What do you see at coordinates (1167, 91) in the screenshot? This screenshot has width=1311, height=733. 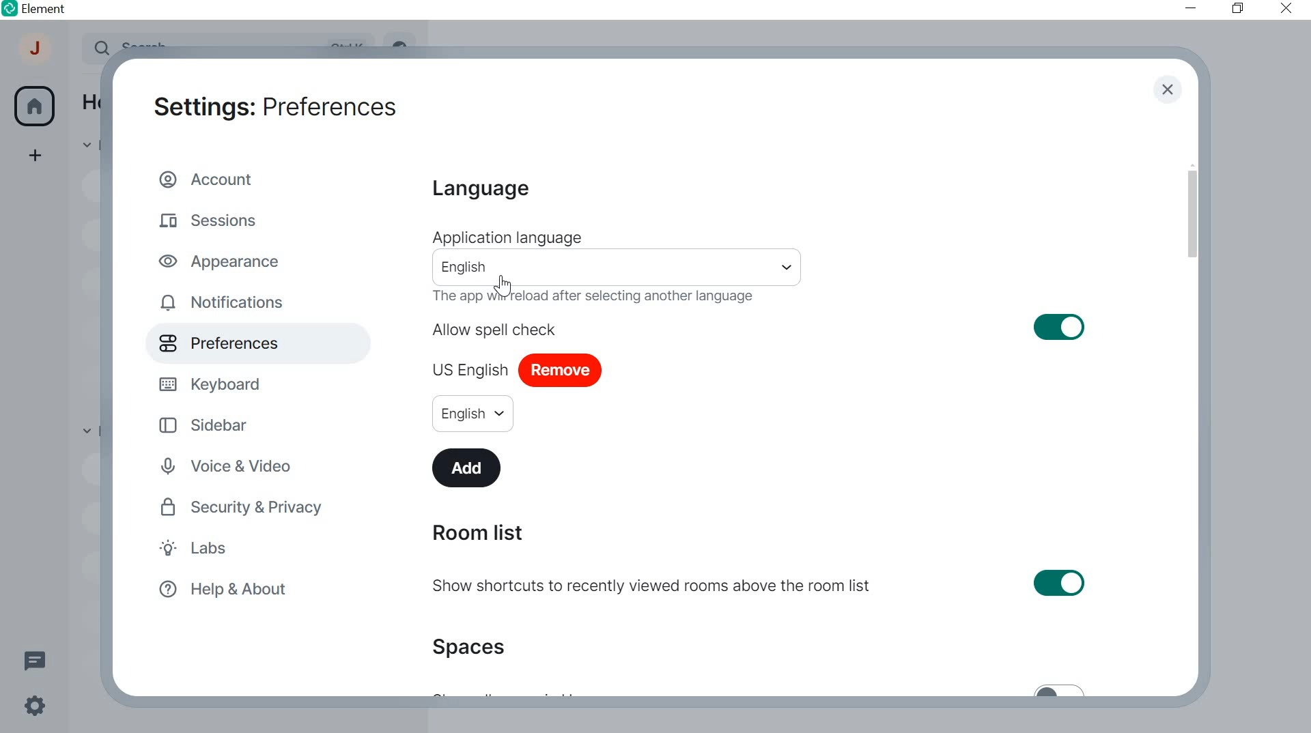 I see `CLOSE` at bounding box center [1167, 91].